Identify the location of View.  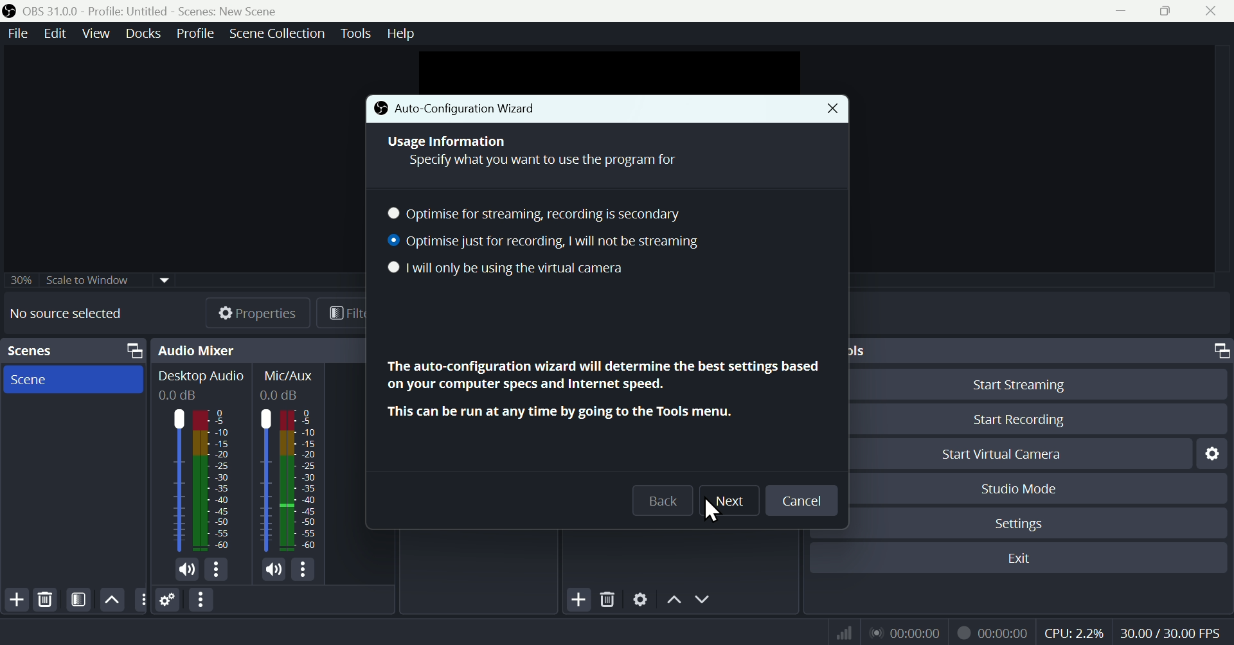
(93, 33).